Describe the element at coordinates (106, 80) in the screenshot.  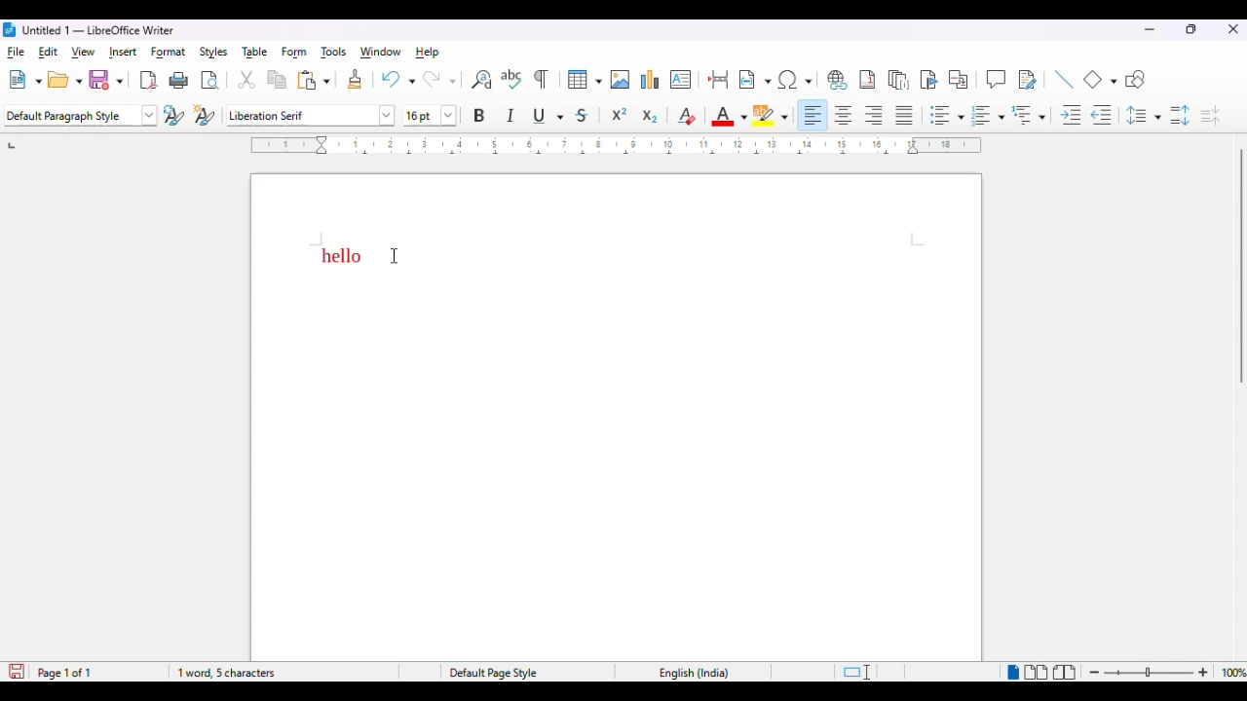
I see `save` at that location.